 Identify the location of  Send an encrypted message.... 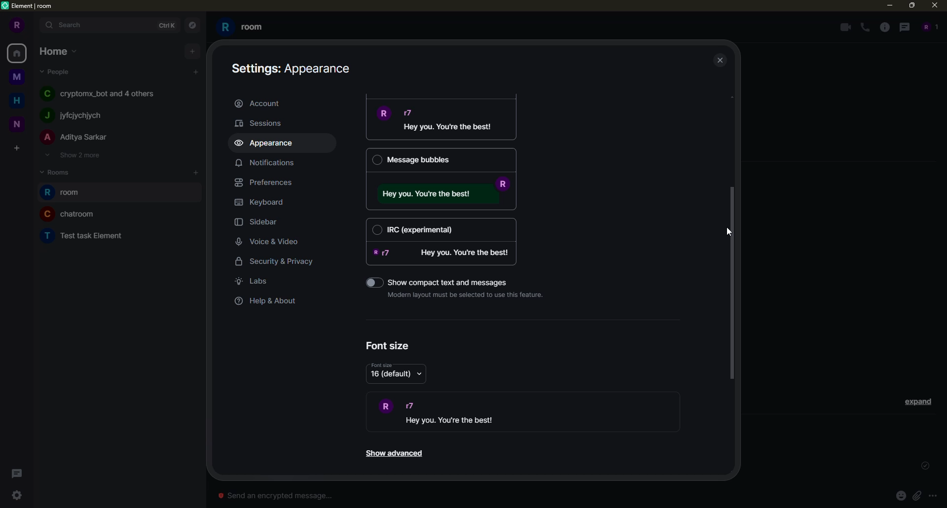
(275, 496).